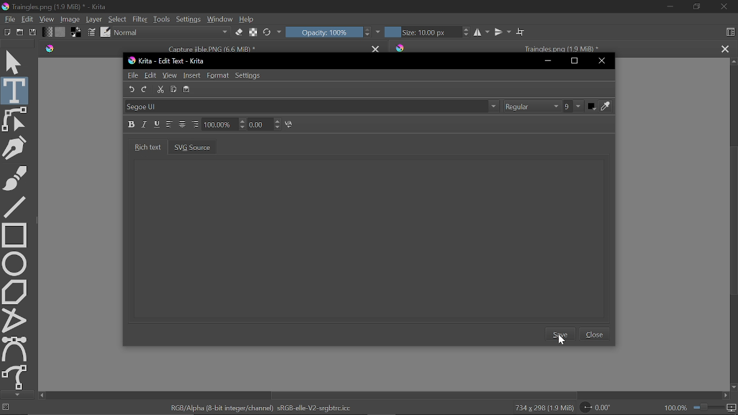  Describe the element at coordinates (183, 125) in the screenshot. I see `Align center` at that location.